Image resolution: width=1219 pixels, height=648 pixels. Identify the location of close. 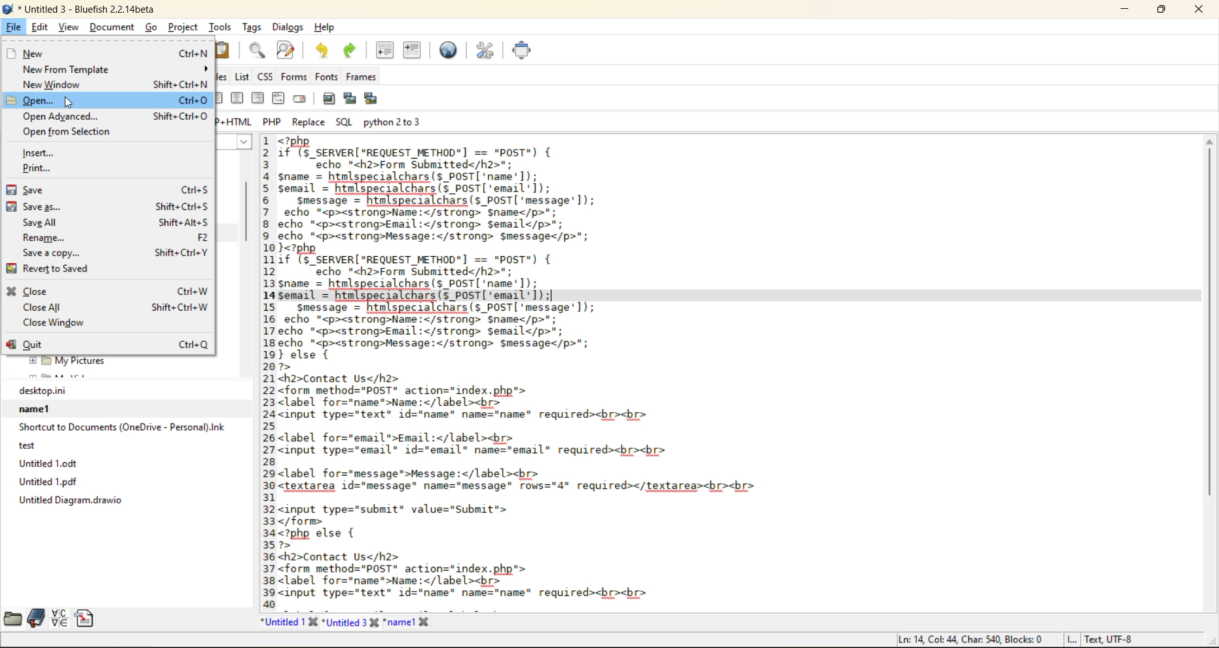
(105, 289).